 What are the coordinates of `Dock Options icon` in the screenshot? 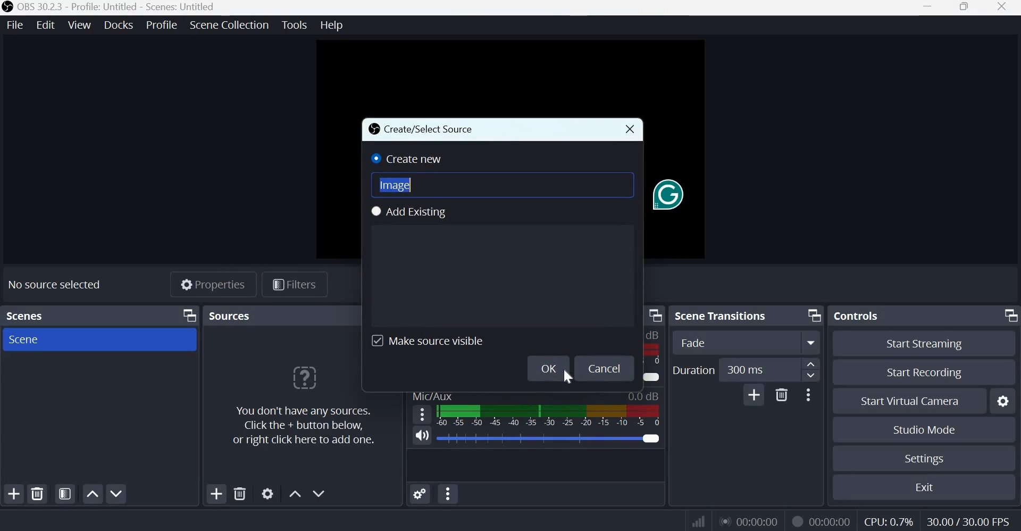 It's located at (814, 316).